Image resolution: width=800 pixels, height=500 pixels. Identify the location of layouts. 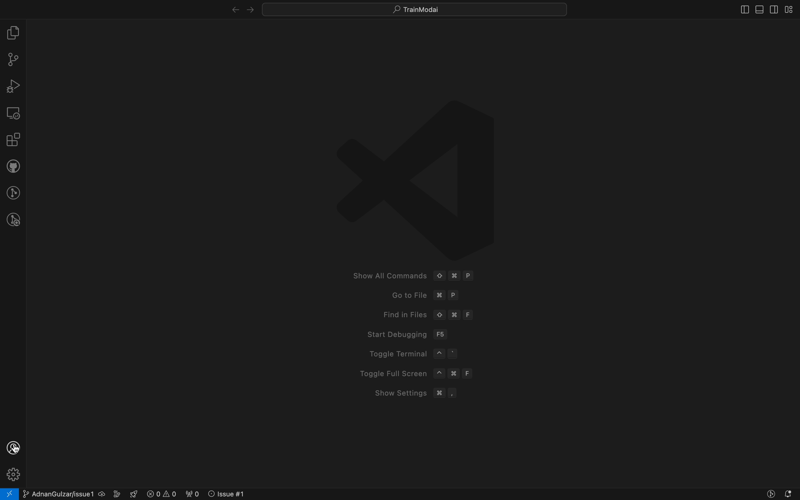
(792, 10).